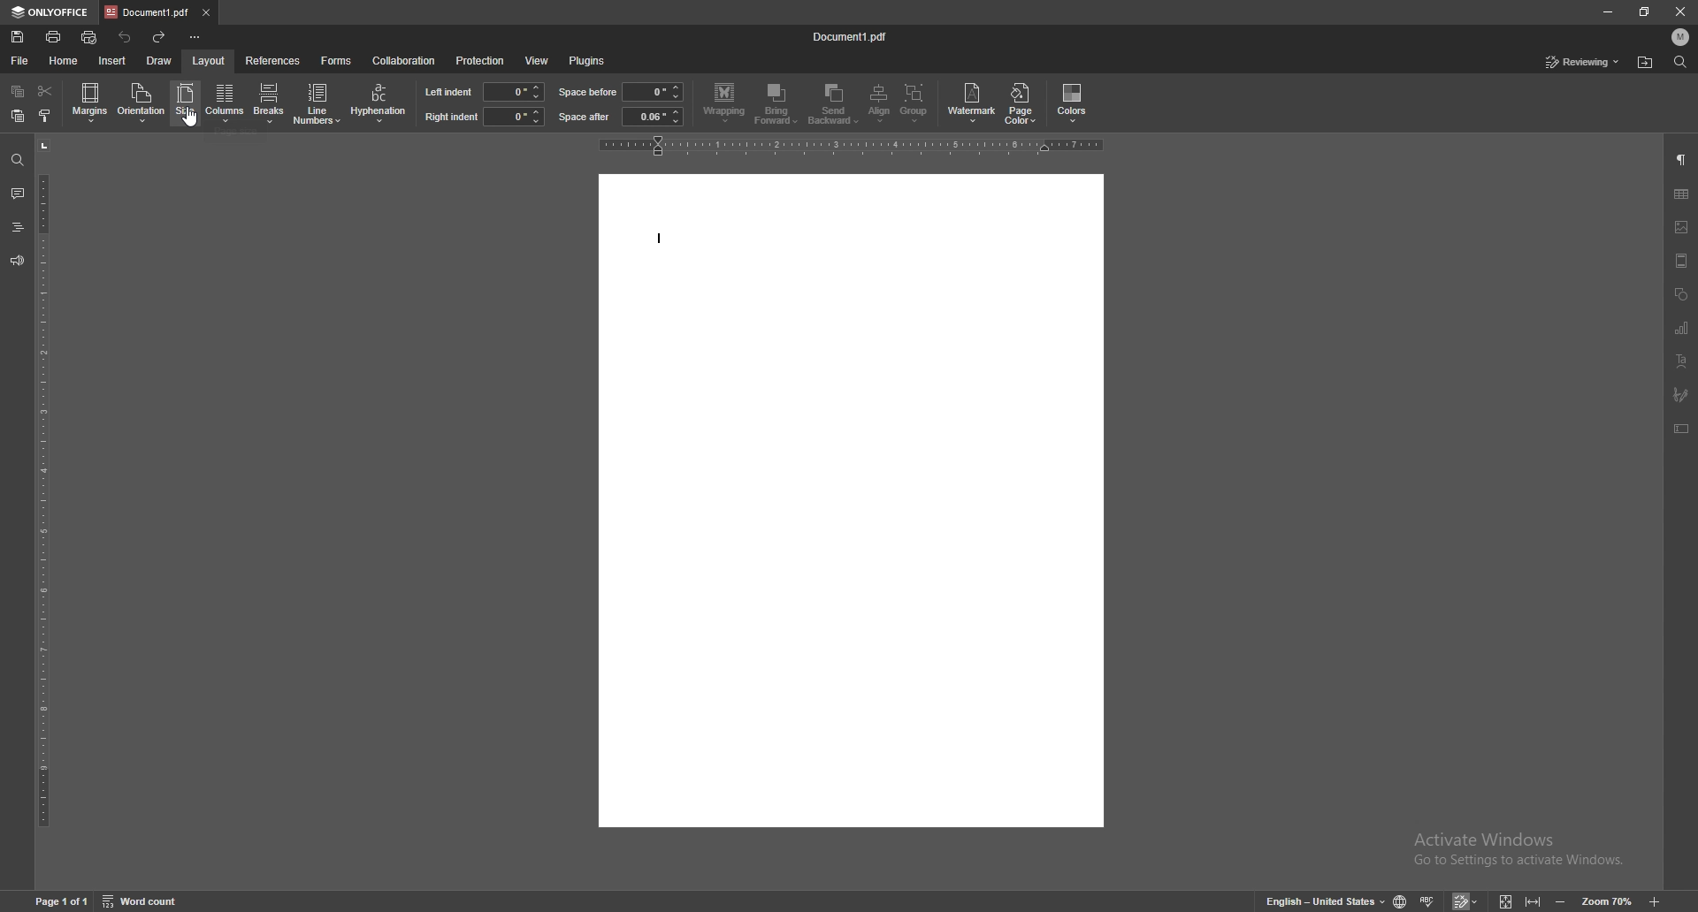 The height and width of the screenshot is (912, 1698). I want to click on quick print, so click(90, 37).